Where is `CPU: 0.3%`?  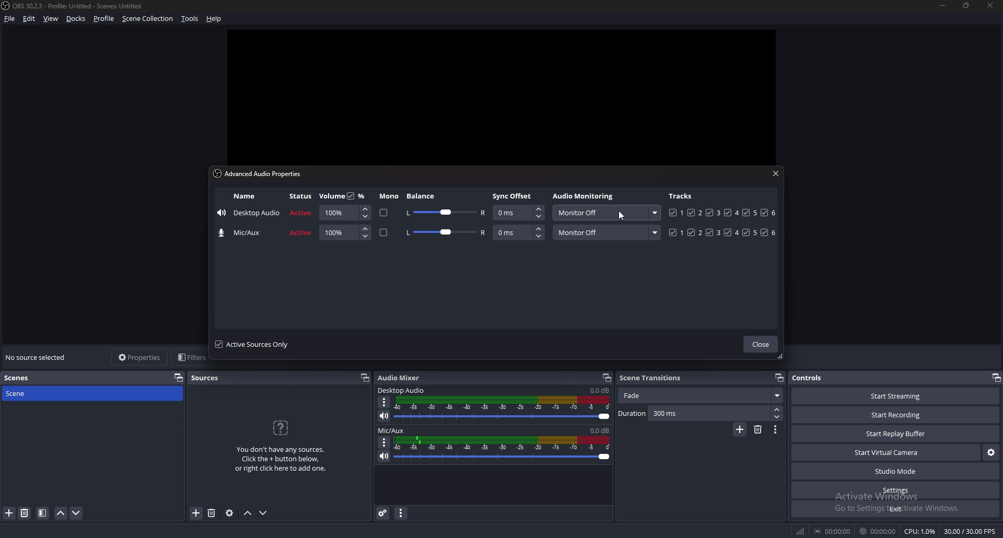 CPU: 0.3% is located at coordinates (921, 532).